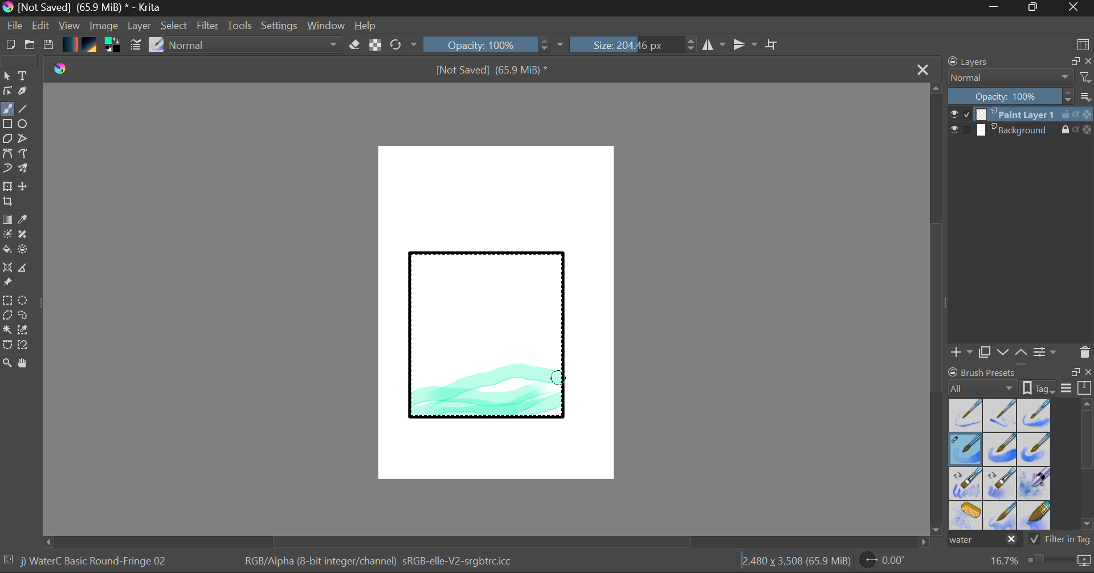 This screenshot has height=573, width=1094. I want to click on Paintbrush, so click(7, 110).